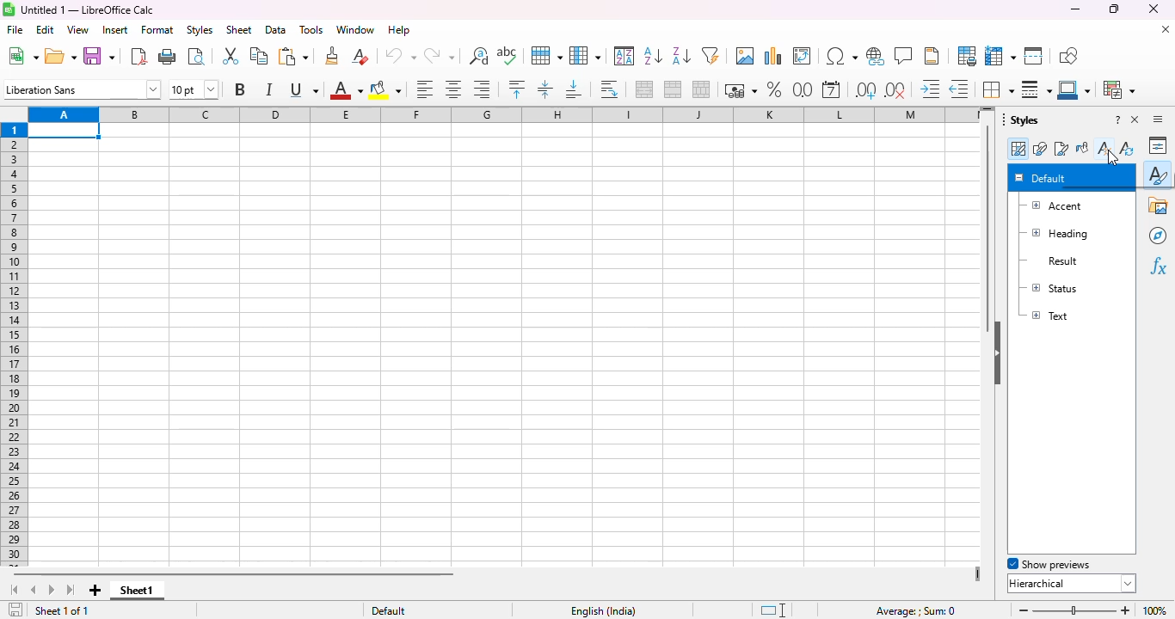 This screenshot has height=619, width=1175. Describe the element at coordinates (95, 591) in the screenshot. I see `add new sheet` at that location.